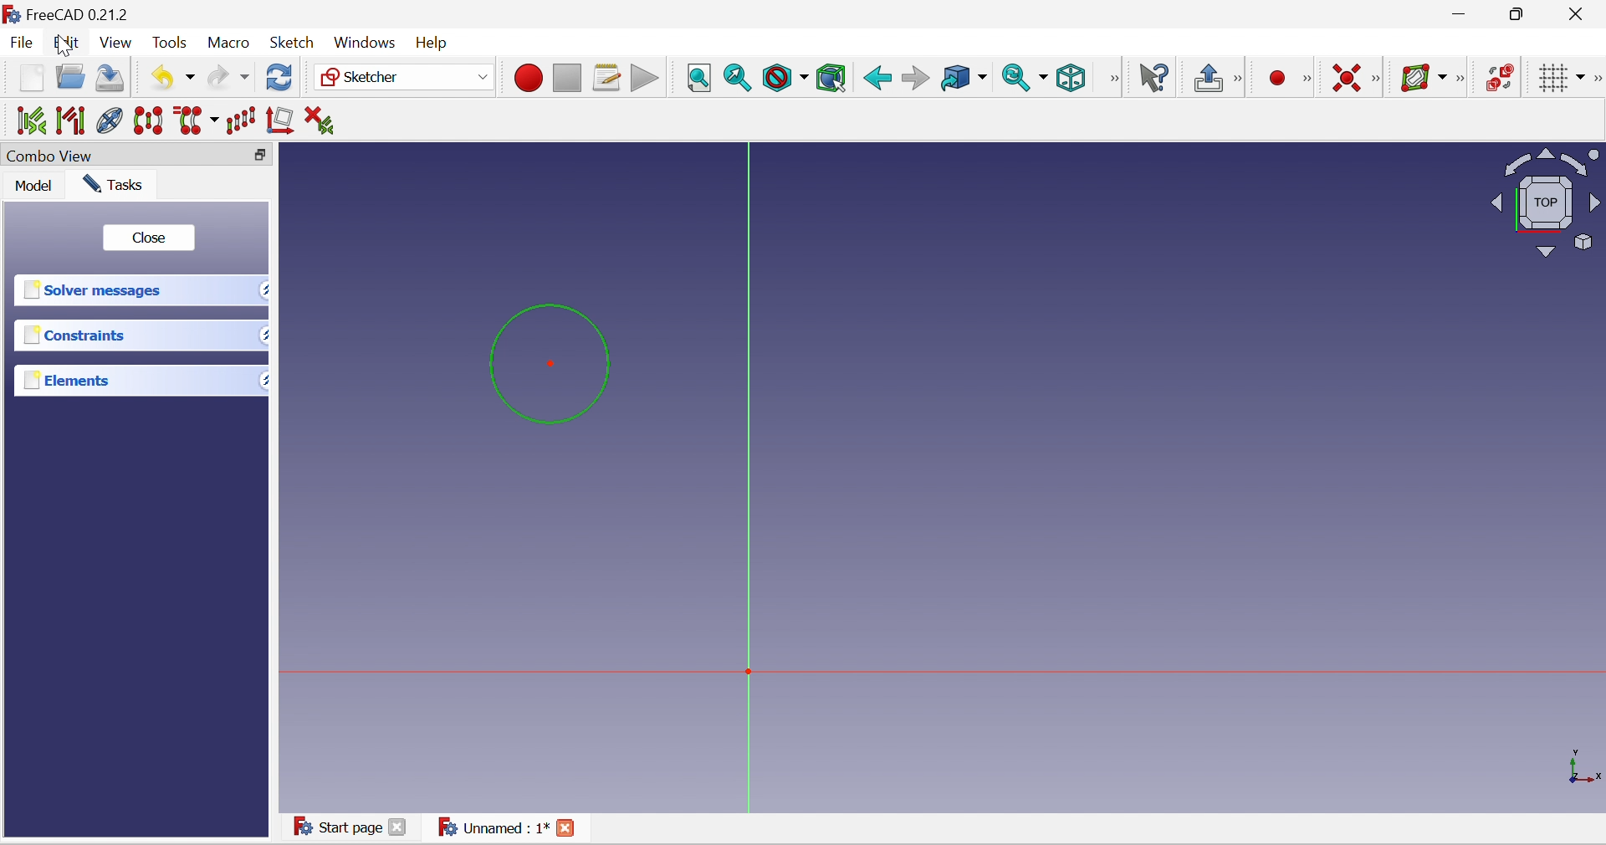  What do you see at coordinates (64, 382) in the screenshot?
I see `Elements` at bounding box center [64, 382].